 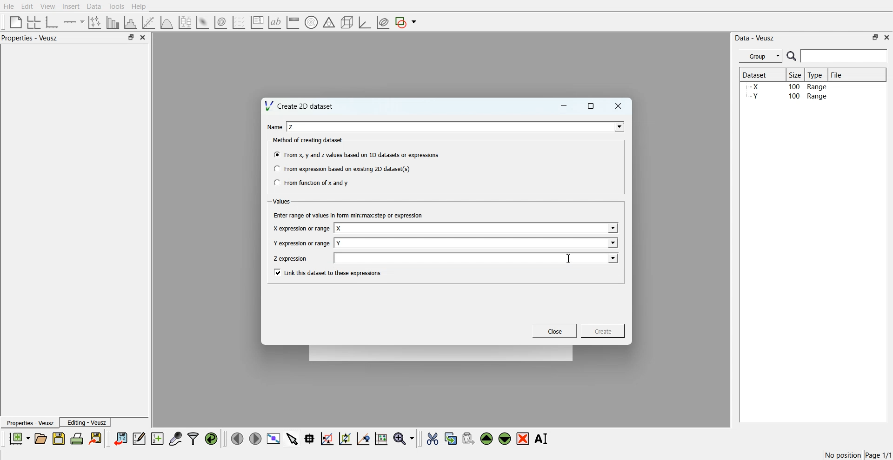 I want to click on Plot covariance ellipsis, so click(x=383, y=23).